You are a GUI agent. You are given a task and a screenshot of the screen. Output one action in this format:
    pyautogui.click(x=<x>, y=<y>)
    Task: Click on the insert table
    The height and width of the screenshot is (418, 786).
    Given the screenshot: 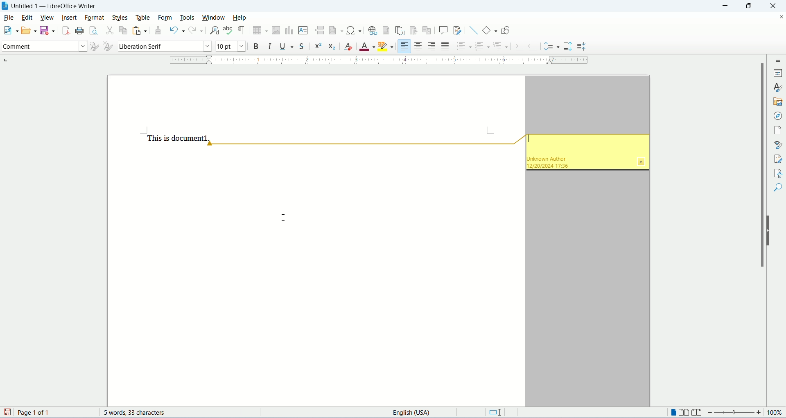 What is the action you would take?
    pyautogui.click(x=261, y=30)
    